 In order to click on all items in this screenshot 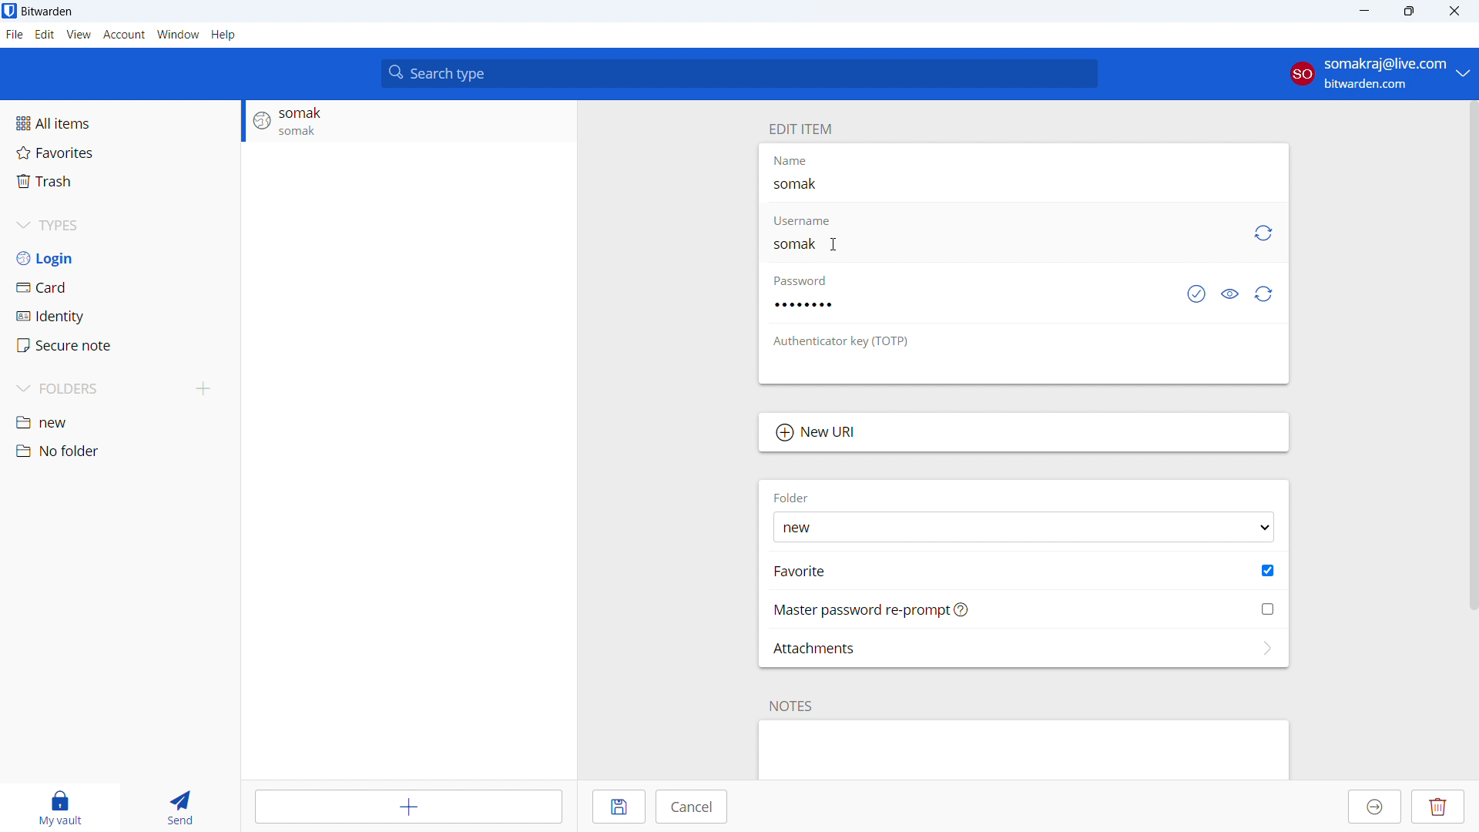, I will do `click(119, 123)`.